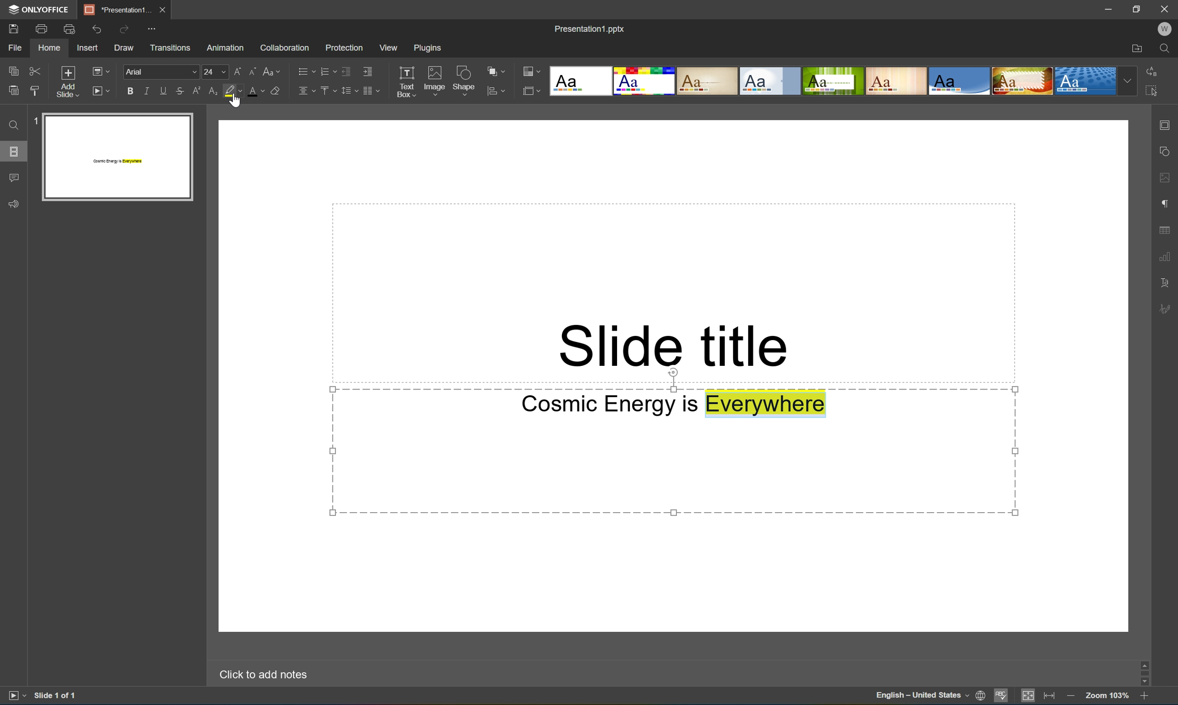 This screenshot has width=1178, height=705. What do you see at coordinates (43, 29) in the screenshot?
I see `Print` at bounding box center [43, 29].